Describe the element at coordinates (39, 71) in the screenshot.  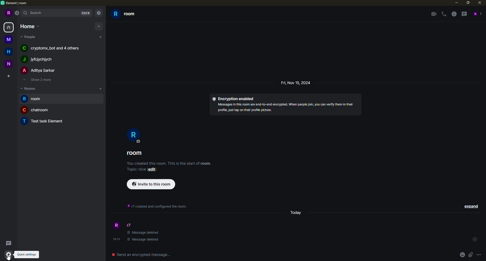
I see `people` at that location.